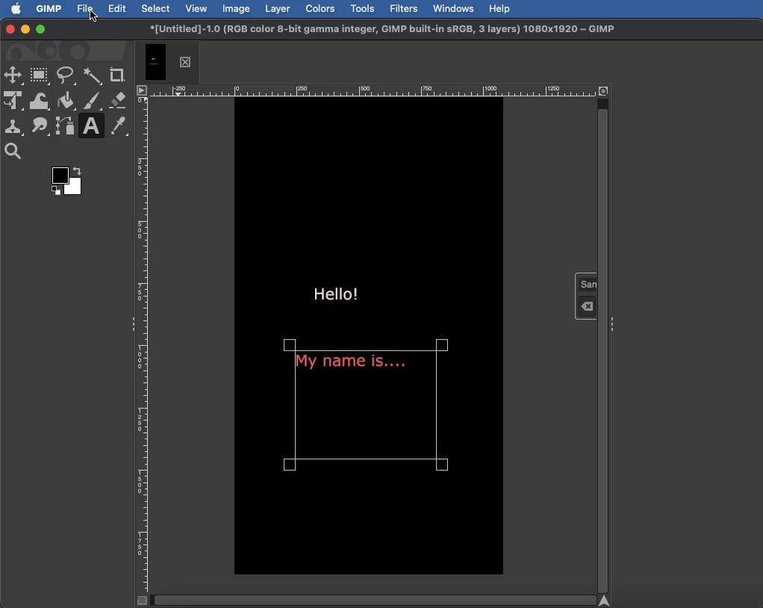  I want to click on Smudge tool, so click(40, 125).